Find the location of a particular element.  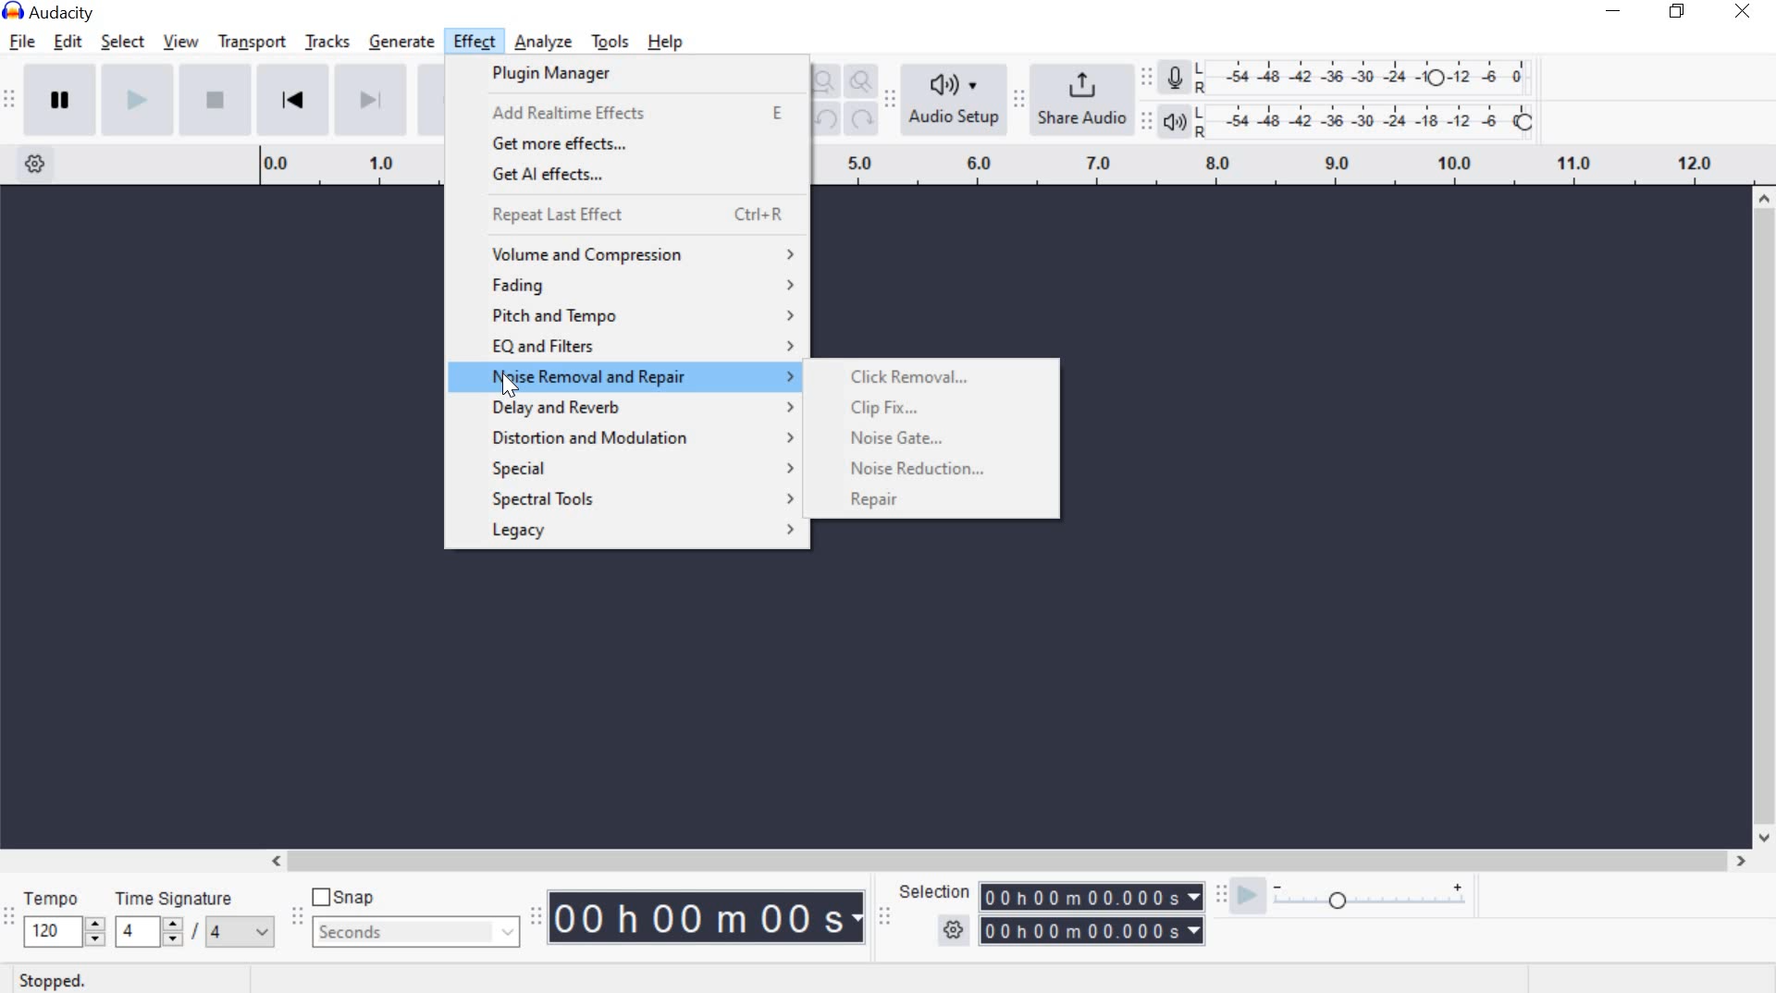

selection option is located at coordinates (953, 933).